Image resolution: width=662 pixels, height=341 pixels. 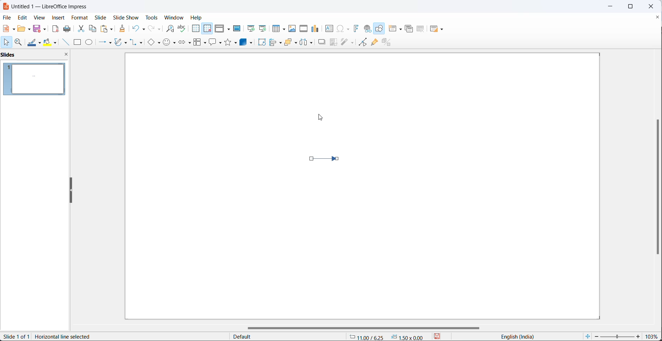 I want to click on minimize, so click(x=610, y=6).